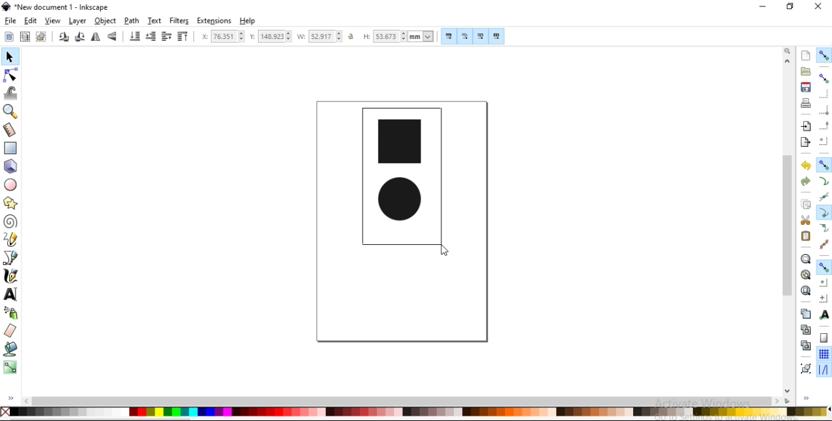 This screenshot has width=832, height=421. What do you see at coordinates (804, 346) in the screenshot?
I see `cut selected clone` at bounding box center [804, 346].